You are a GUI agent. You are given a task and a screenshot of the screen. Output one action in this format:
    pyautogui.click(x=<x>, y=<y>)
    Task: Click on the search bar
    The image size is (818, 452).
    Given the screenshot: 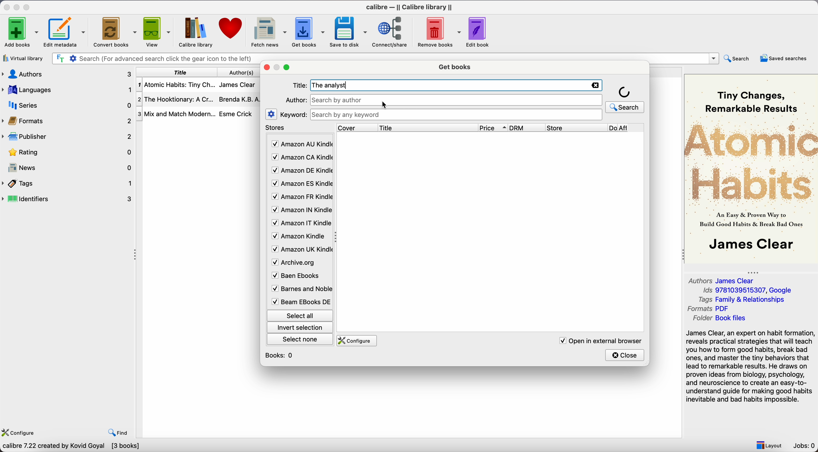 What is the action you would take?
    pyautogui.click(x=456, y=100)
    